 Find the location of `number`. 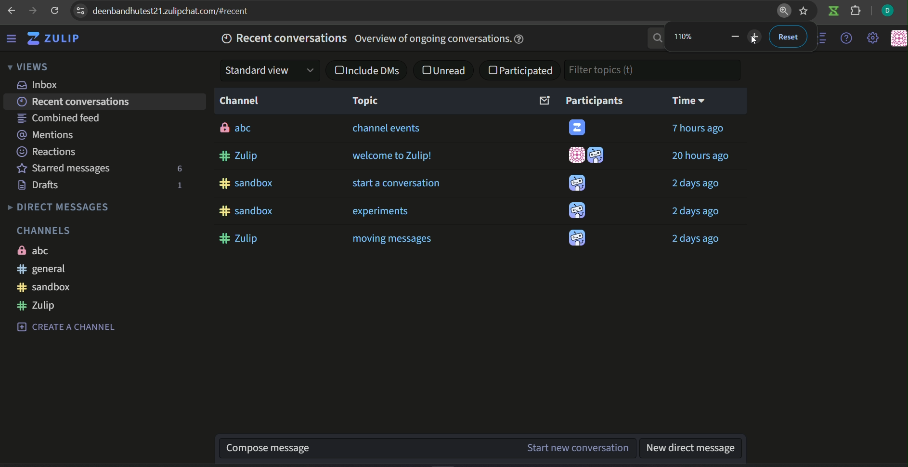

number is located at coordinates (177, 185).